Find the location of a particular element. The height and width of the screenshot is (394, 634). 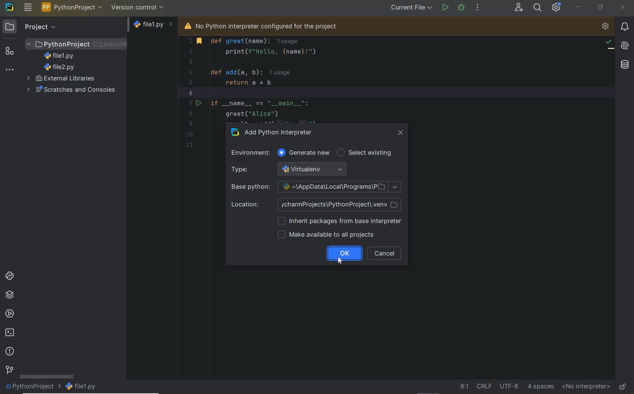

close is located at coordinates (400, 133).